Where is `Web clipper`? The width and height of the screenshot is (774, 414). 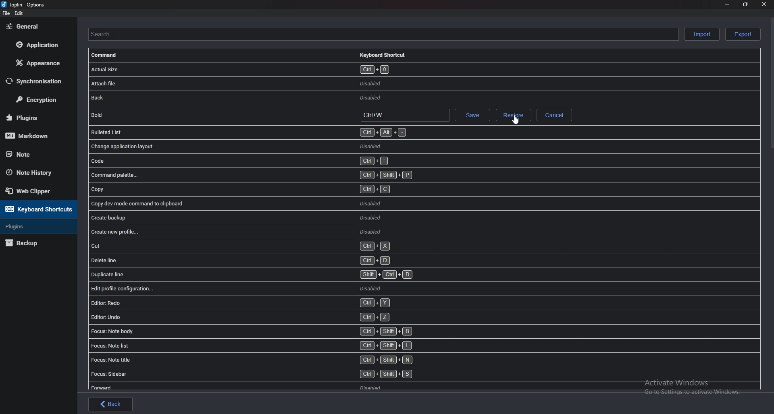 Web clipper is located at coordinates (38, 190).